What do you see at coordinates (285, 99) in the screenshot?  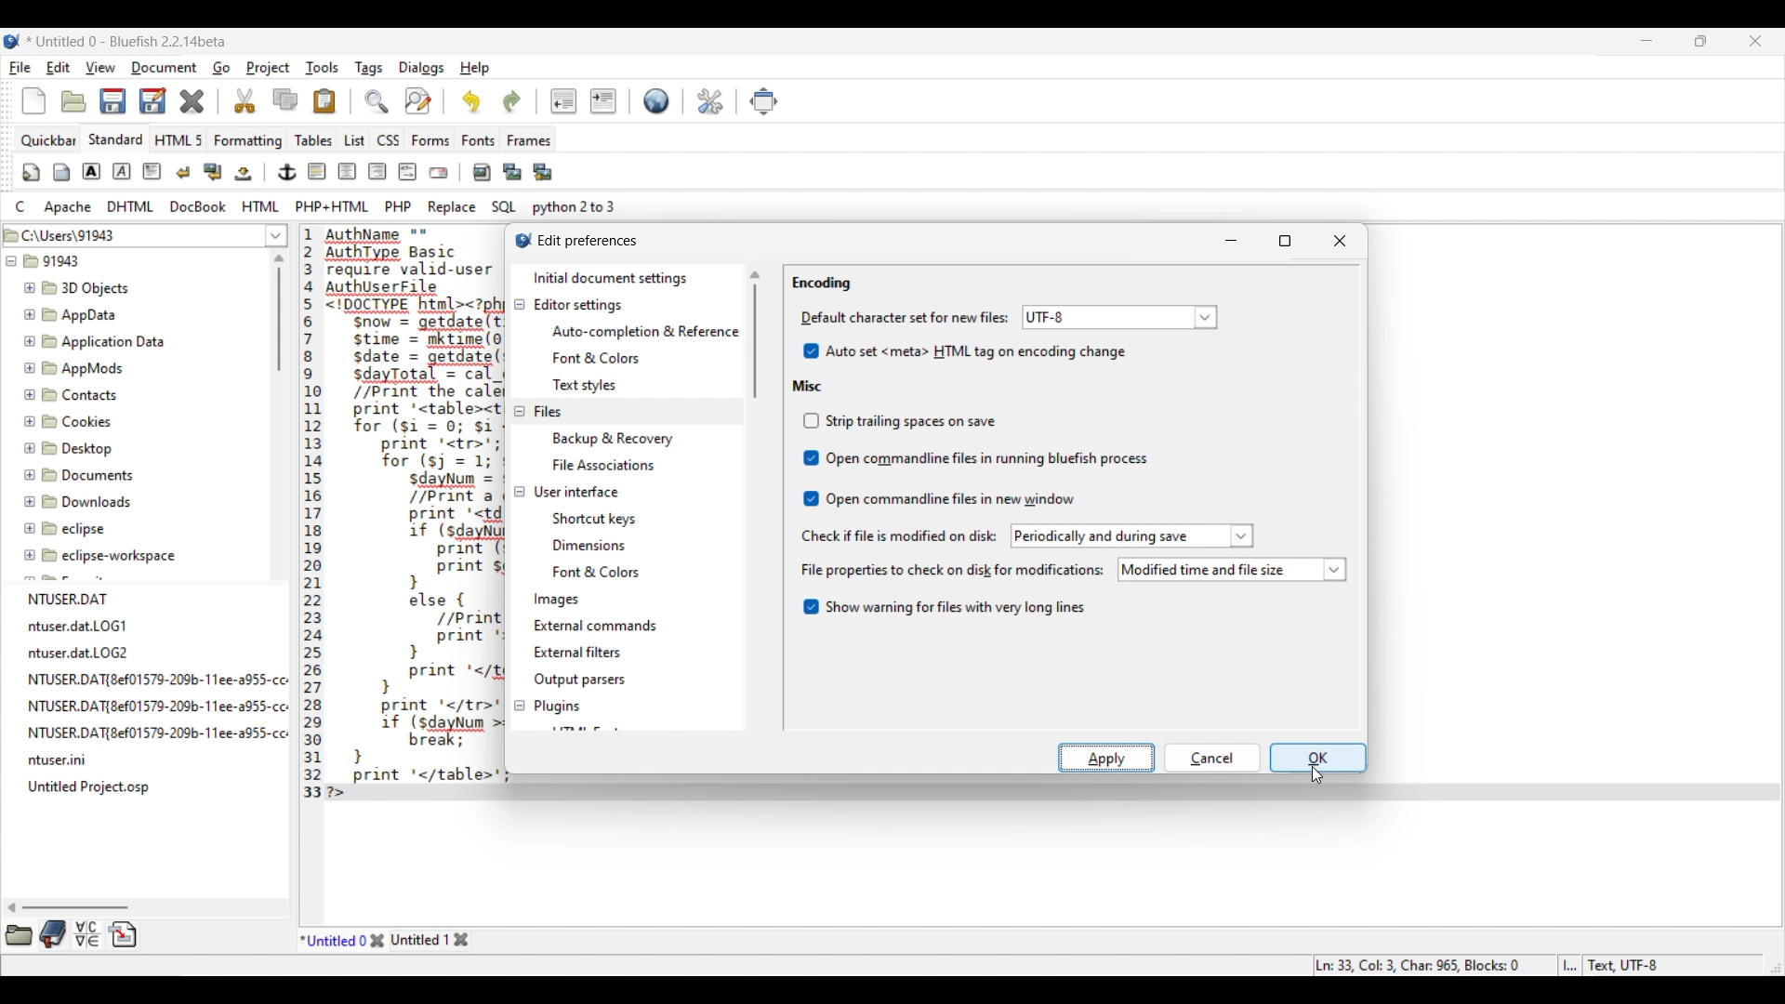 I see `Copy` at bounding box center [285, 99].